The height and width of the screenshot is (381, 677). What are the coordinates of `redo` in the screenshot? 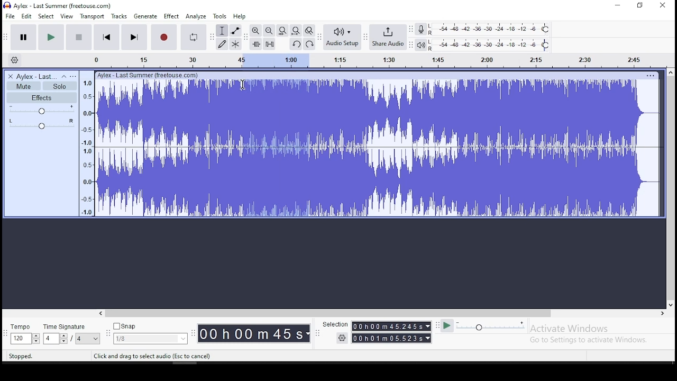 It's located at (310, 43).